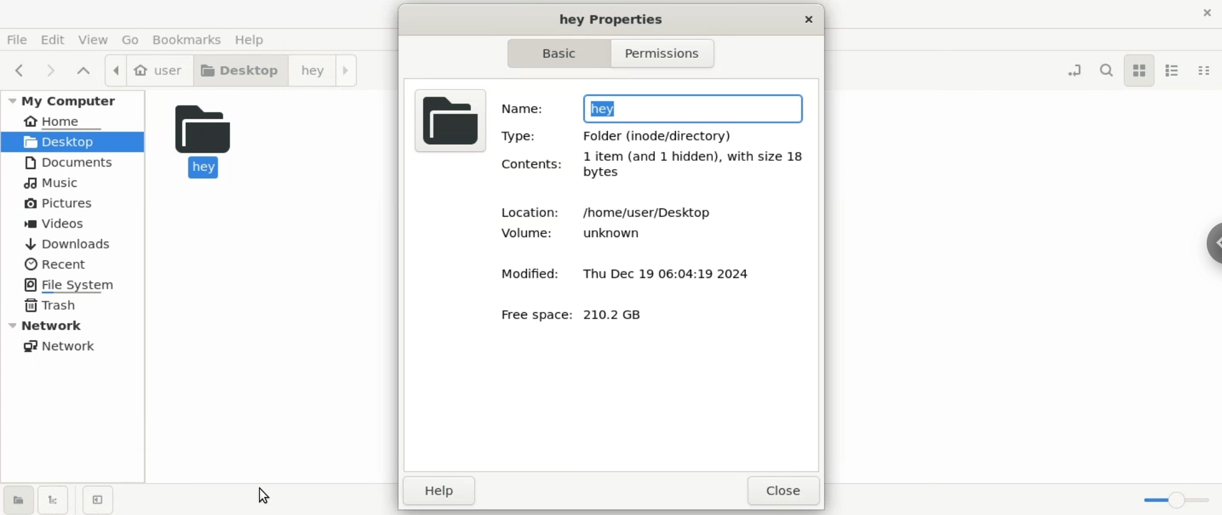 The image size is (1222, 515). I want to click on /home/user/Desktop, so click(648, 214).